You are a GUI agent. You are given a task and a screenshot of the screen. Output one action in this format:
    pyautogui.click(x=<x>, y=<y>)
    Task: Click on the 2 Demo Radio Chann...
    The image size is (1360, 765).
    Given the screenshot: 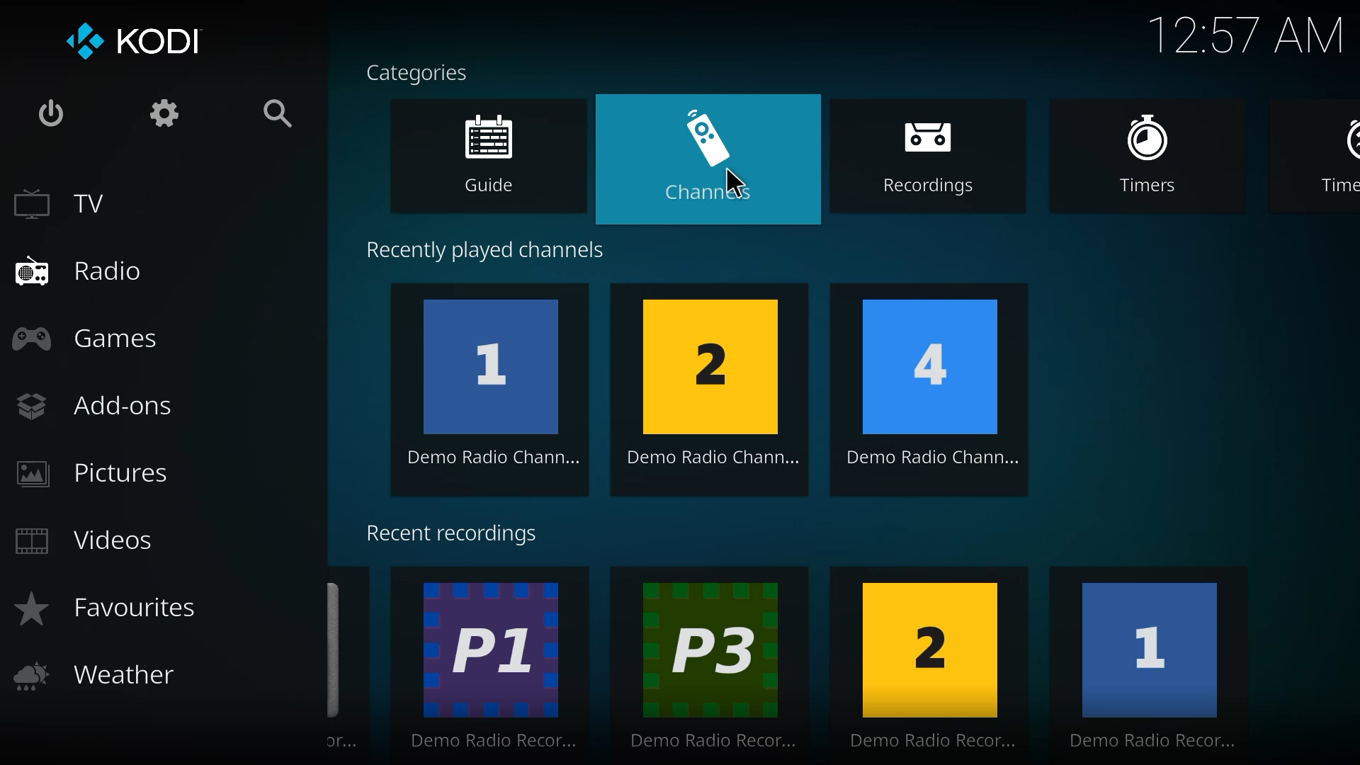 What is the action you would take?
    pyautogui.click(x=717, y=390)
    